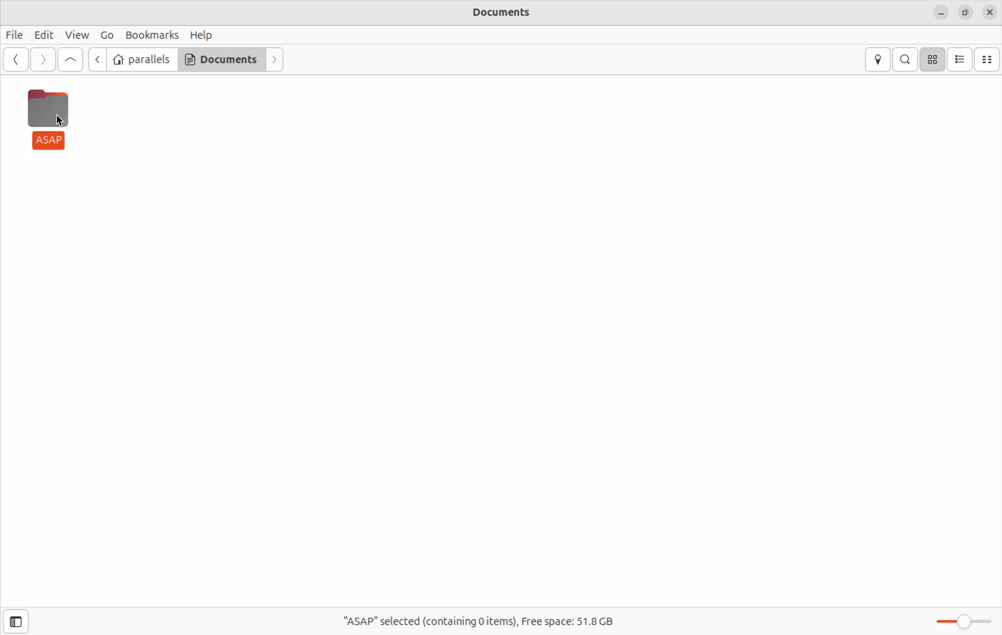  Describe the element at coordinates (908, 59) in the screenshot. I see `search` at that location.